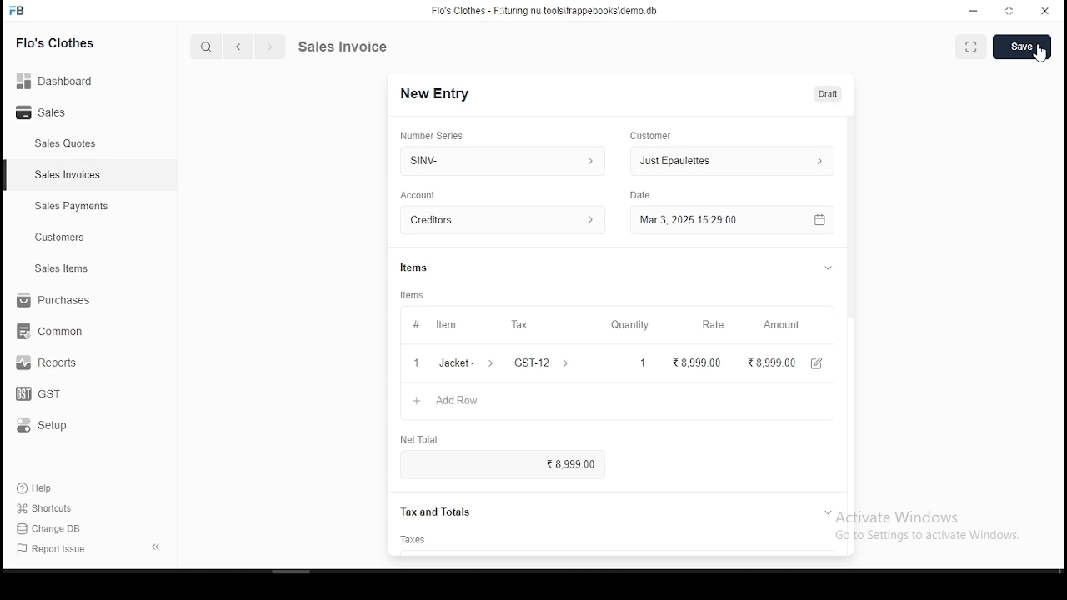 The width and height of the screenshot is (1067, 600). What do you see at coordinates (53, 395) in the screenshot?
I see `GST` at bounding box center [53, 395].